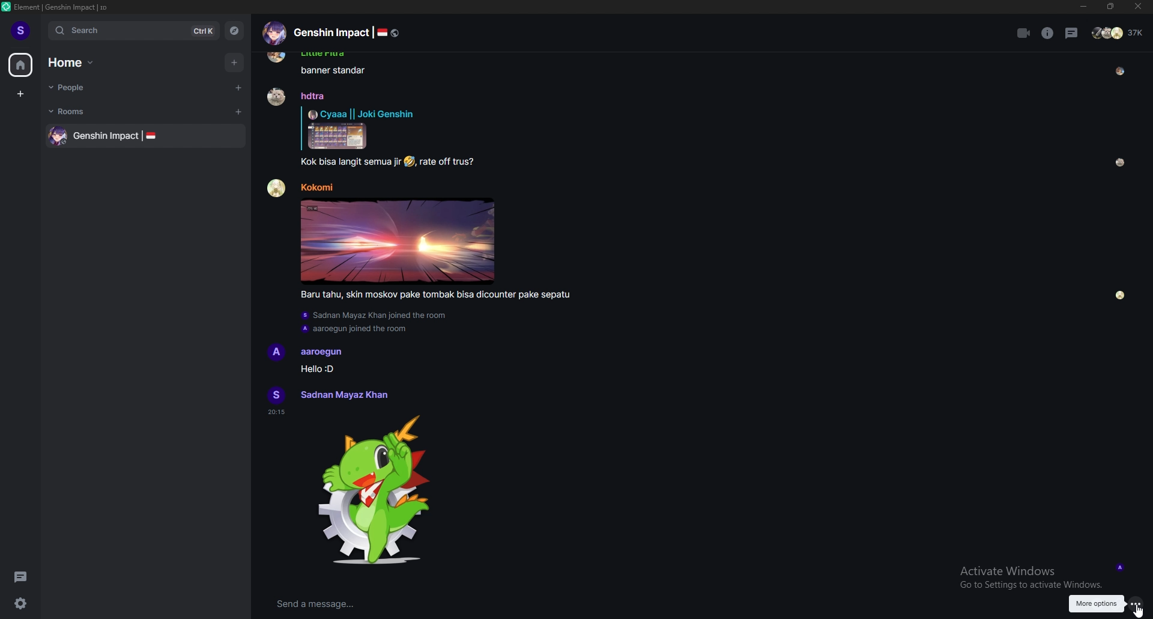 This screenshot has width=1153, height=619. What do you see at coordinates (81, 111) in the screenshot?
I see `rooms` at bounding box center [81, 111].